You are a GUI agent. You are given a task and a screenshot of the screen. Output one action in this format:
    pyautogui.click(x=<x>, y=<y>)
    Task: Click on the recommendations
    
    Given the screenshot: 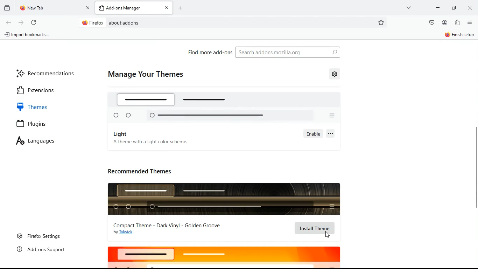 What is the action you would take?
    pyautogui.click(x=48, y=73)
    